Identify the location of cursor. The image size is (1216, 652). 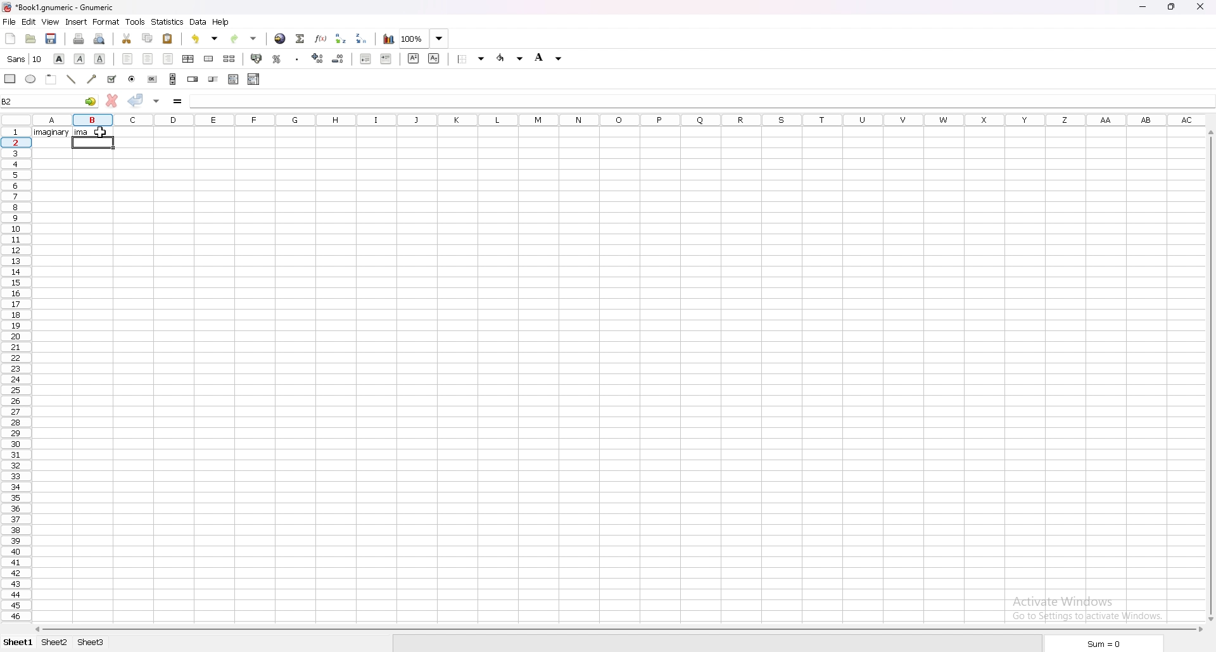
(101, 131).